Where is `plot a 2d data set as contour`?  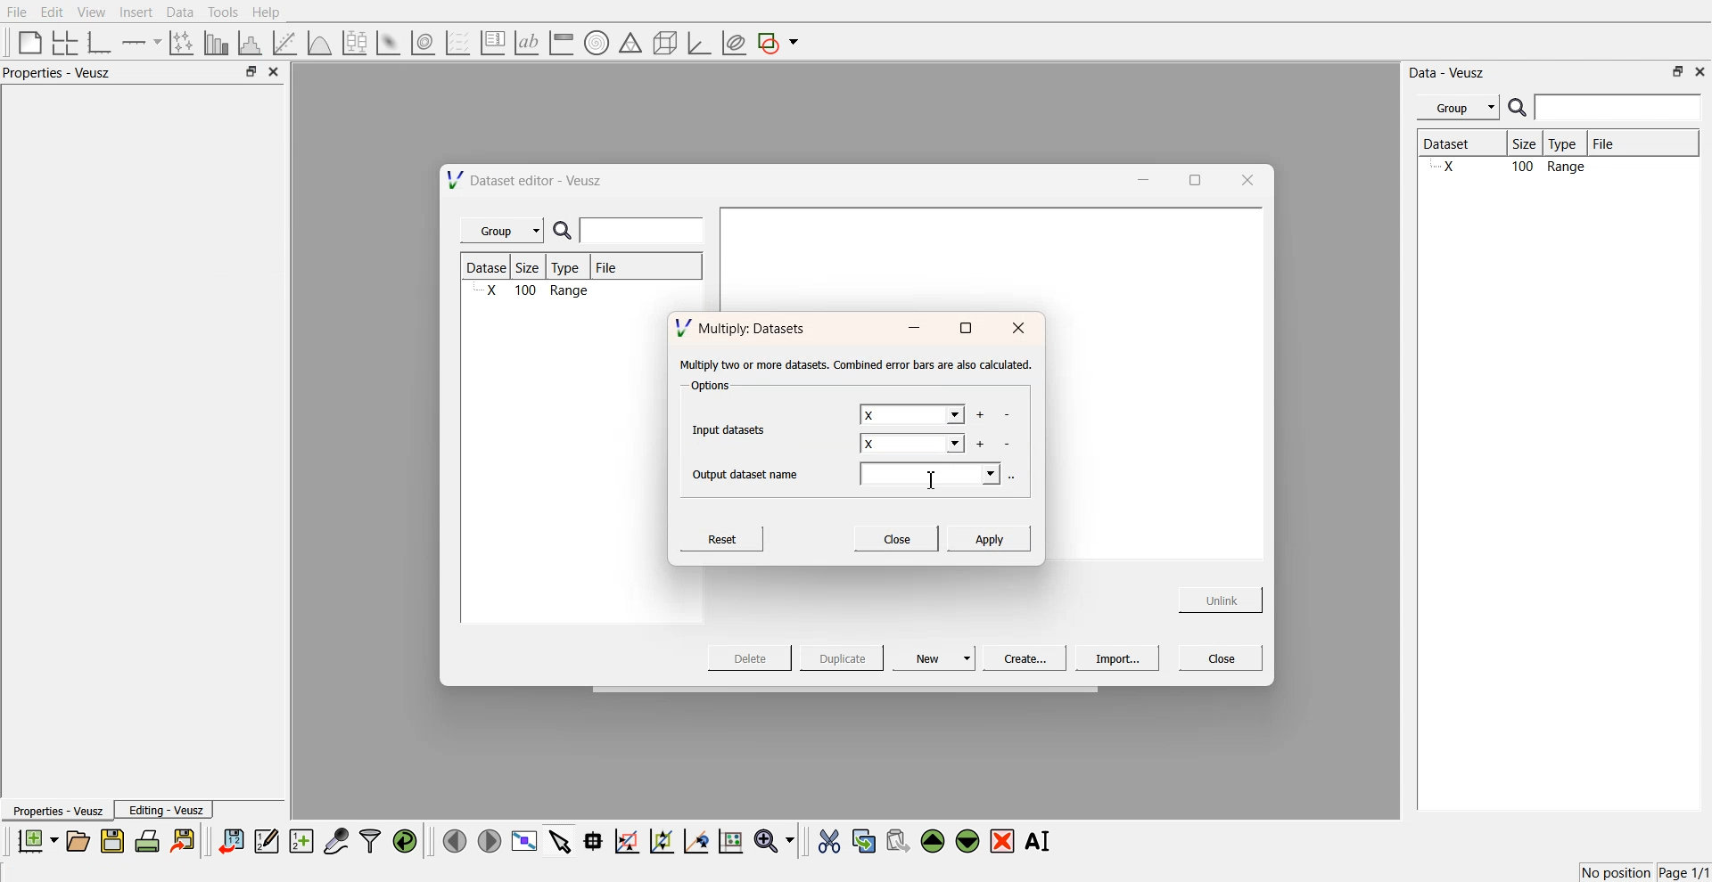 plot a 2d data set as contour is located at coordinates (422, 44).